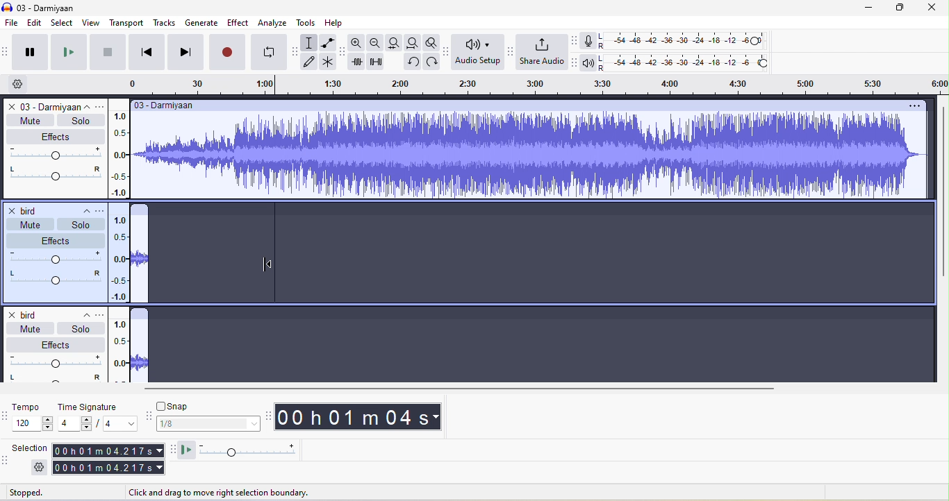 Image resolution: width=949 pixels, height=501 pixels. What do you see at coordinates (101, 314) in the screenshot?
I see `open menu` at bounding box center [101, 314].